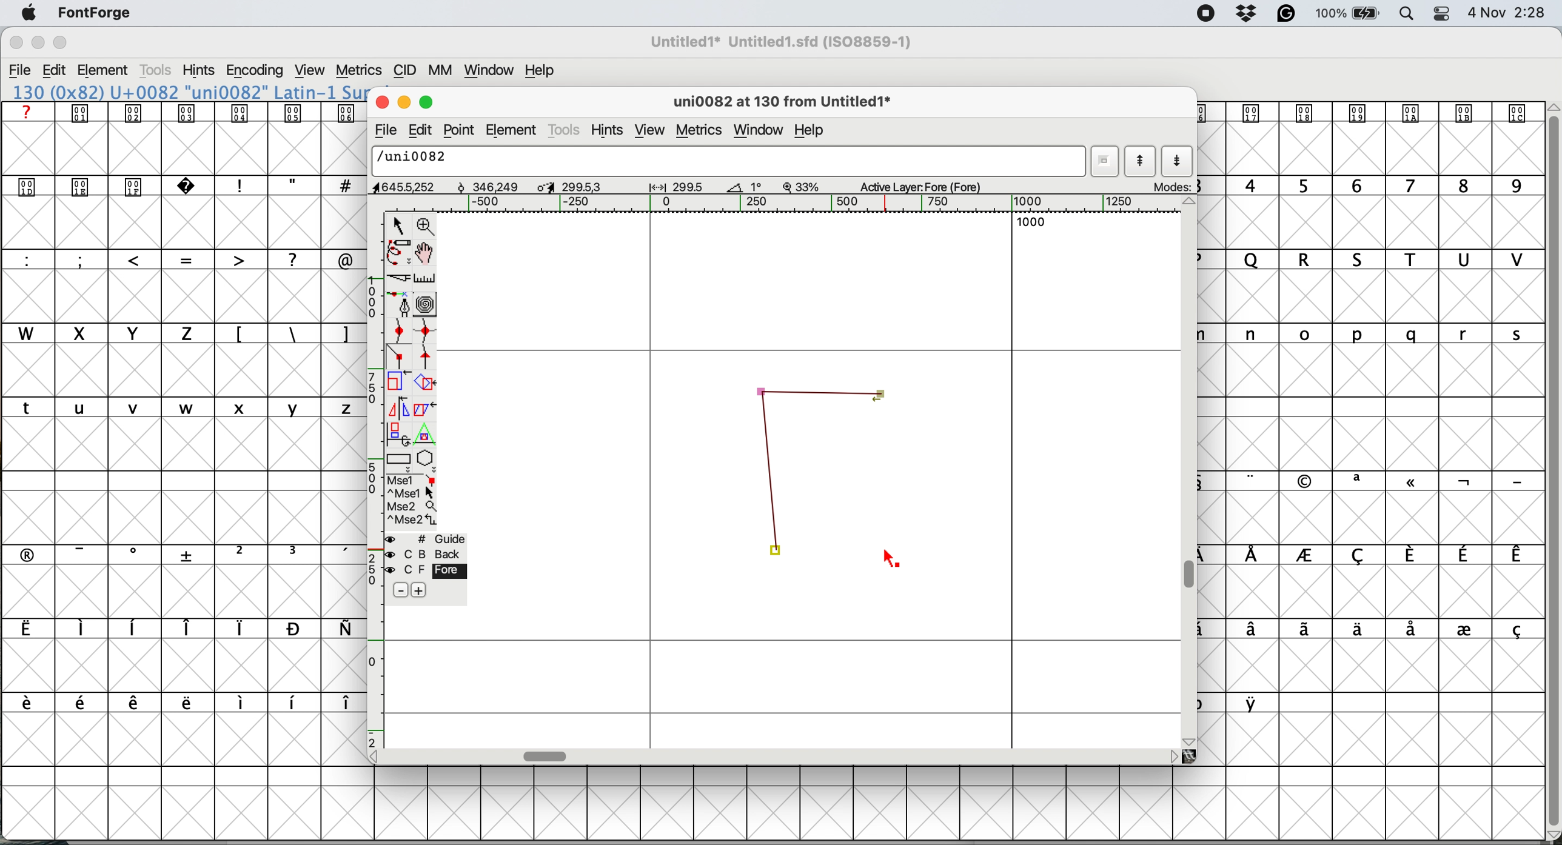  What do you see at coordinates (107, 333) in the screenshot?
I see `uppercase letters` at bounding box center [107, 333].